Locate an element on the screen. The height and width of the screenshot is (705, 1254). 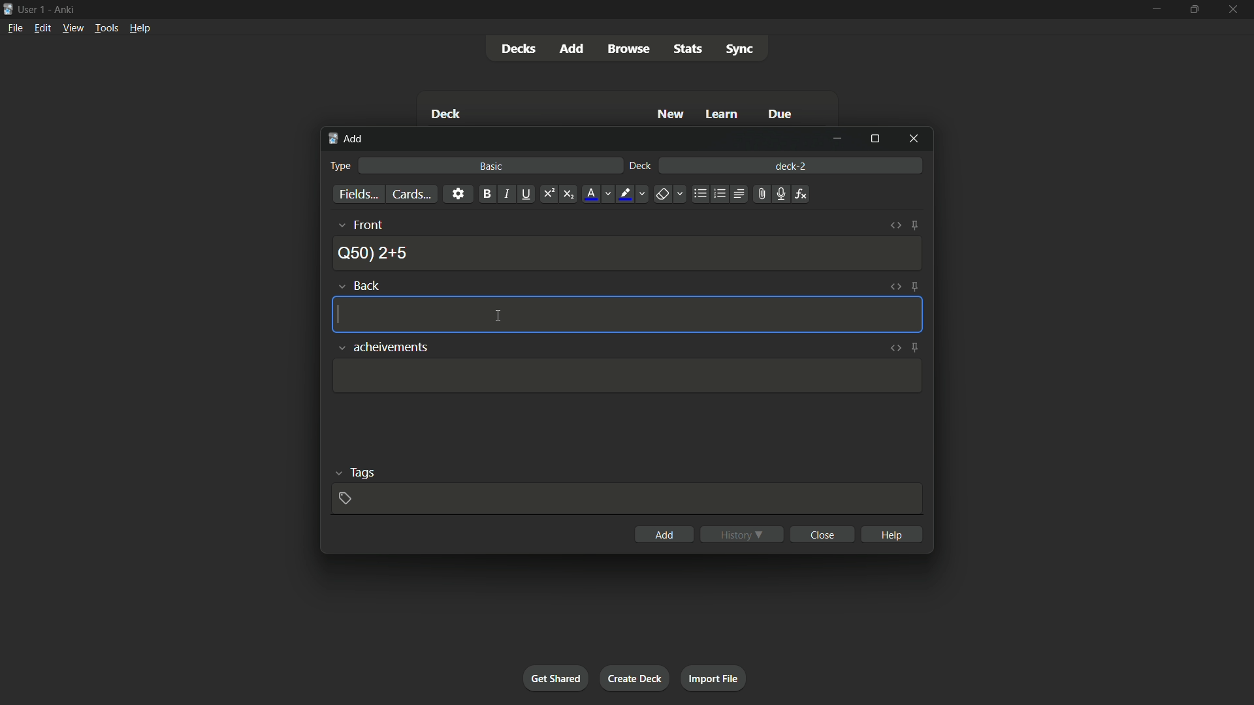
superscript is located at coordinates (548, 194).